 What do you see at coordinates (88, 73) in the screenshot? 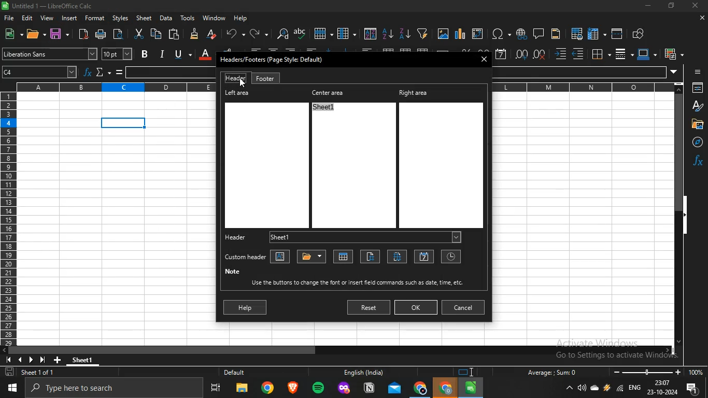
I see `function ` at bounding box center [88, 73].